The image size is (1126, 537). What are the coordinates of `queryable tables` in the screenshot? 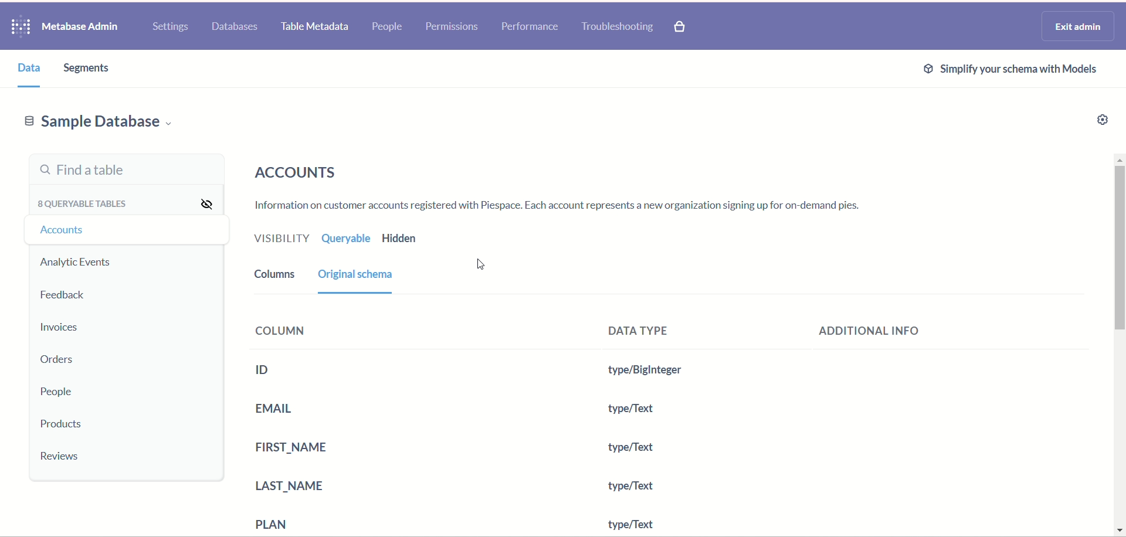 It's located at (82, 205).